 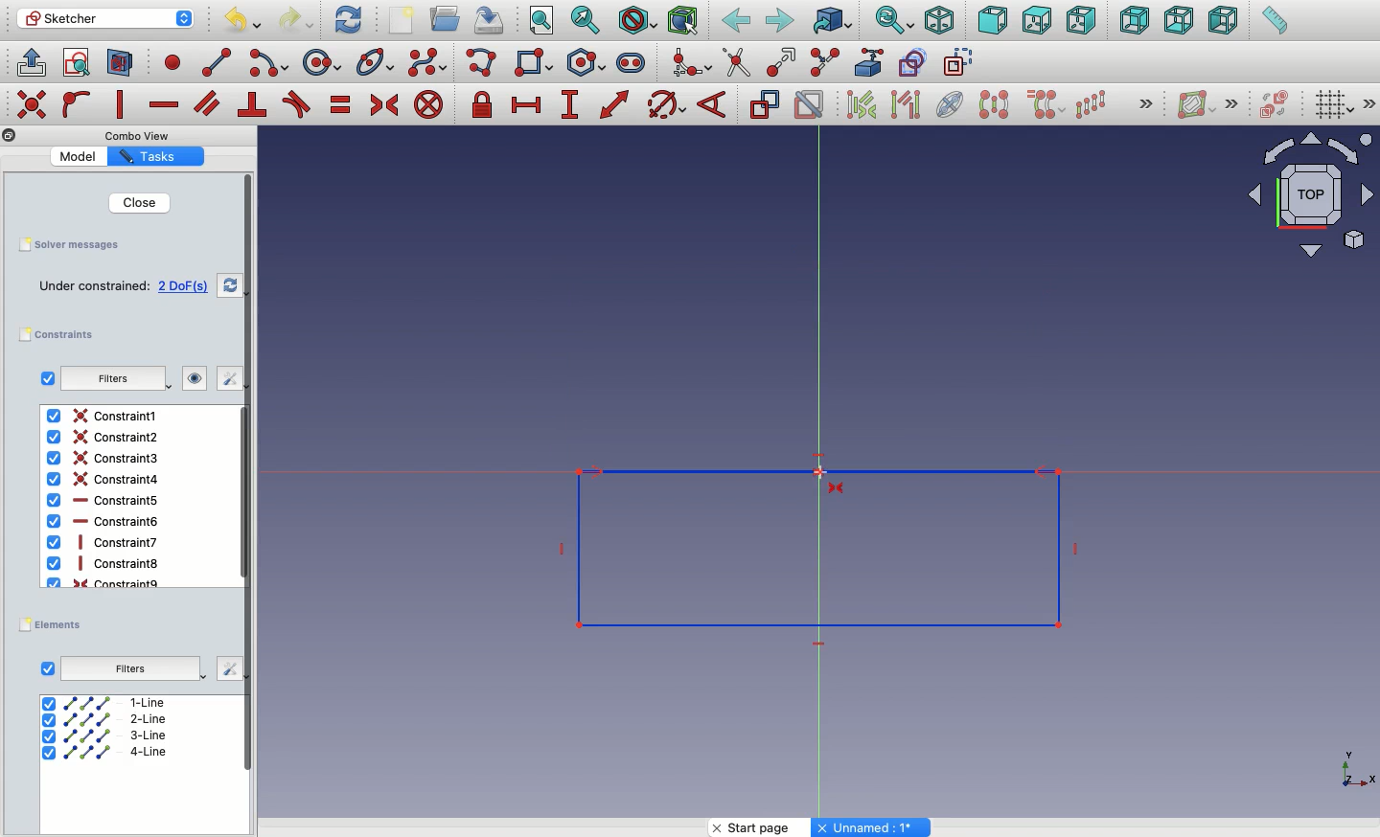 What do you see at coordinates (737, 21) in the screenshot?
I see `Back` at bounding box center [737, 21].